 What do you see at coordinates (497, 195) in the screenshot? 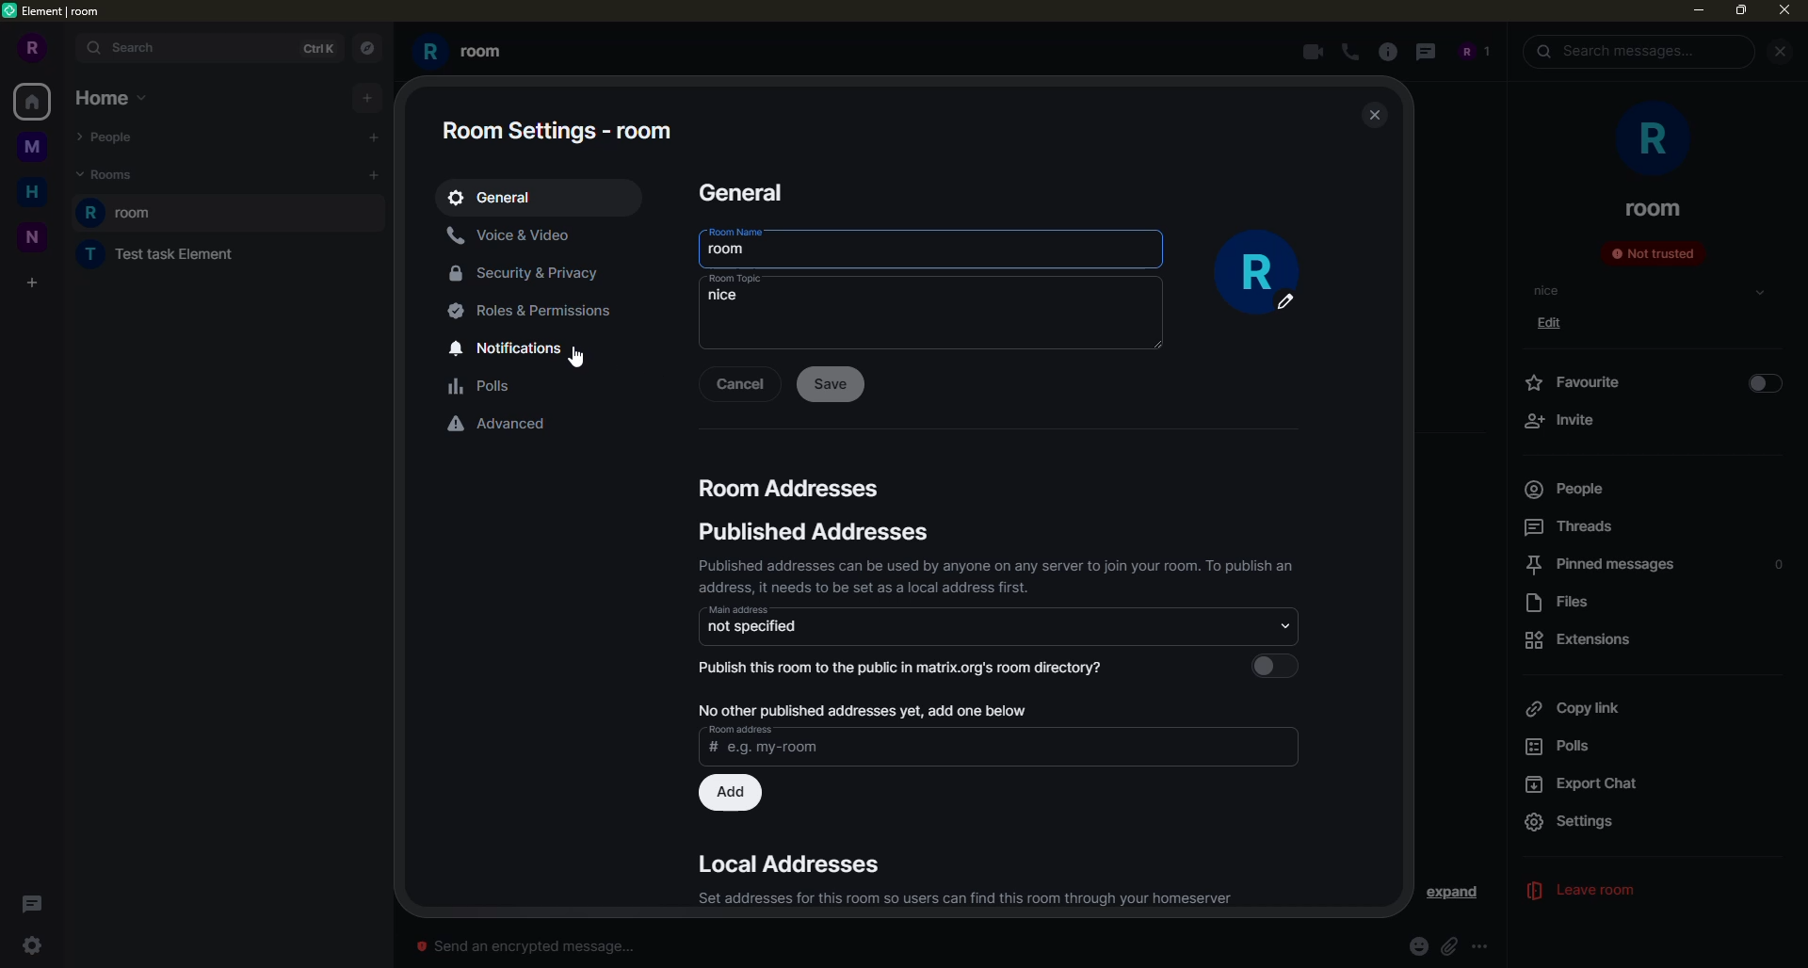
I see `general` at bounding box center [497, 195].